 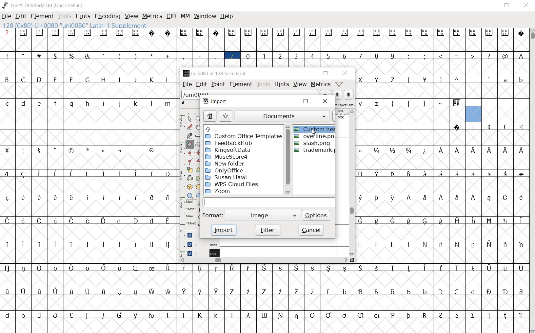 What do you see at coordinates (425, 56) in the screenshot?
I see `glyph` at bounding box center [425, 56].